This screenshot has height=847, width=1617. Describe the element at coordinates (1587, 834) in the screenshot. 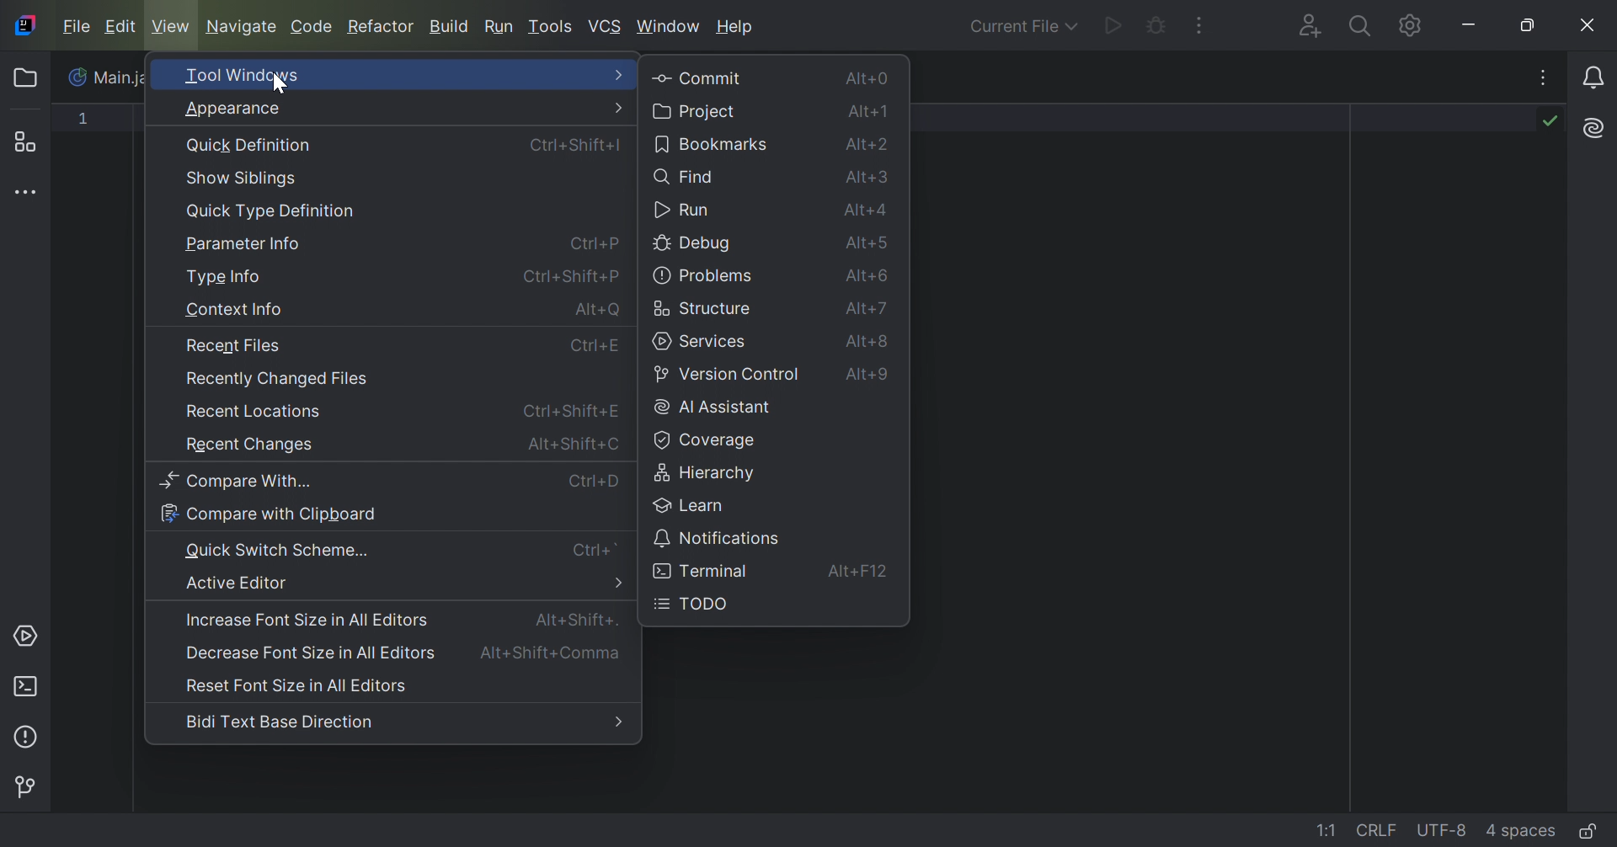

I see `Make file read-only` at that location.